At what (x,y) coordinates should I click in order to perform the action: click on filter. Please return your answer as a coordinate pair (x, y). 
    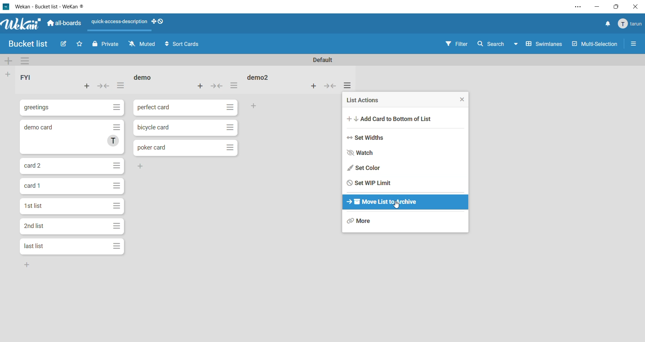
    Looking at the image, I should click on (457, 43).